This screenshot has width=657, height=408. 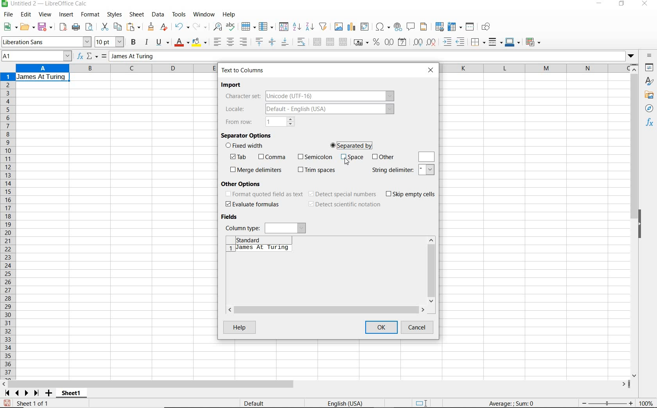 What do you see at coordinates (93, 57) in the screenshot?
I see `select function` at bounding box center [93, 57].